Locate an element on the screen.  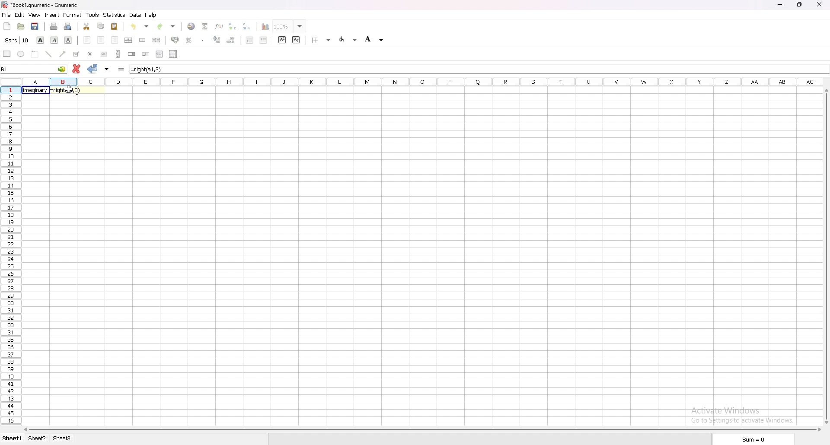
view is located at coordinates (34, 15).